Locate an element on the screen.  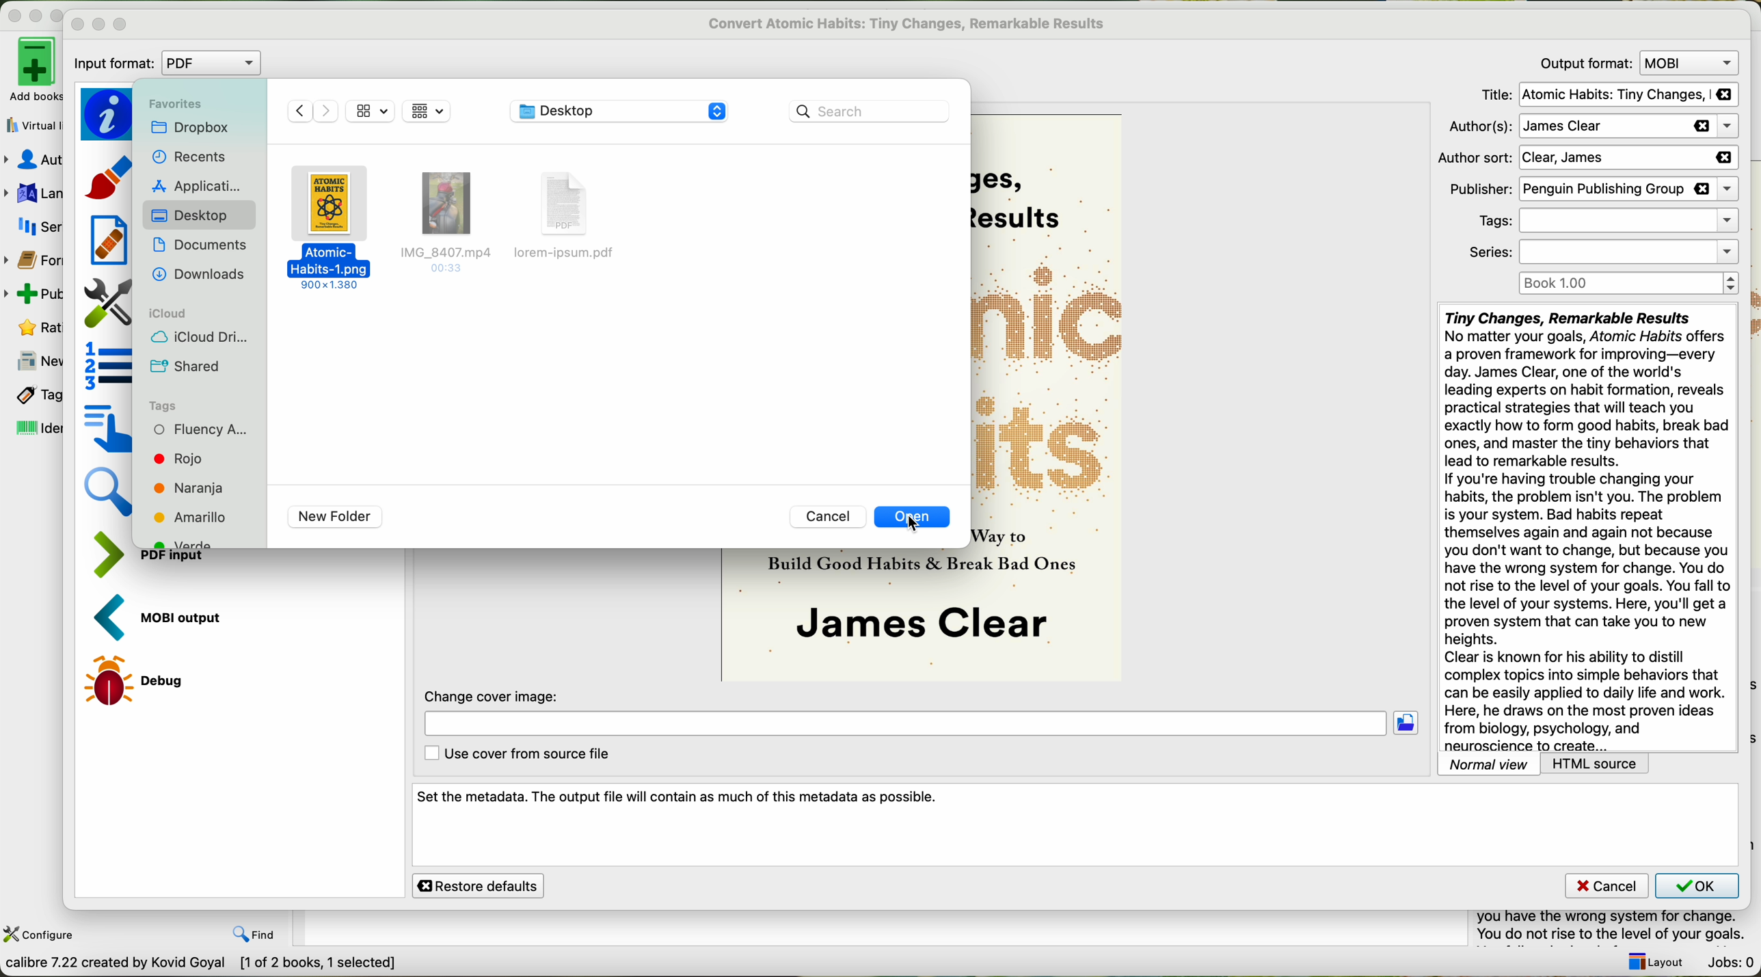
identifiers is located at coordinates (38, 427).